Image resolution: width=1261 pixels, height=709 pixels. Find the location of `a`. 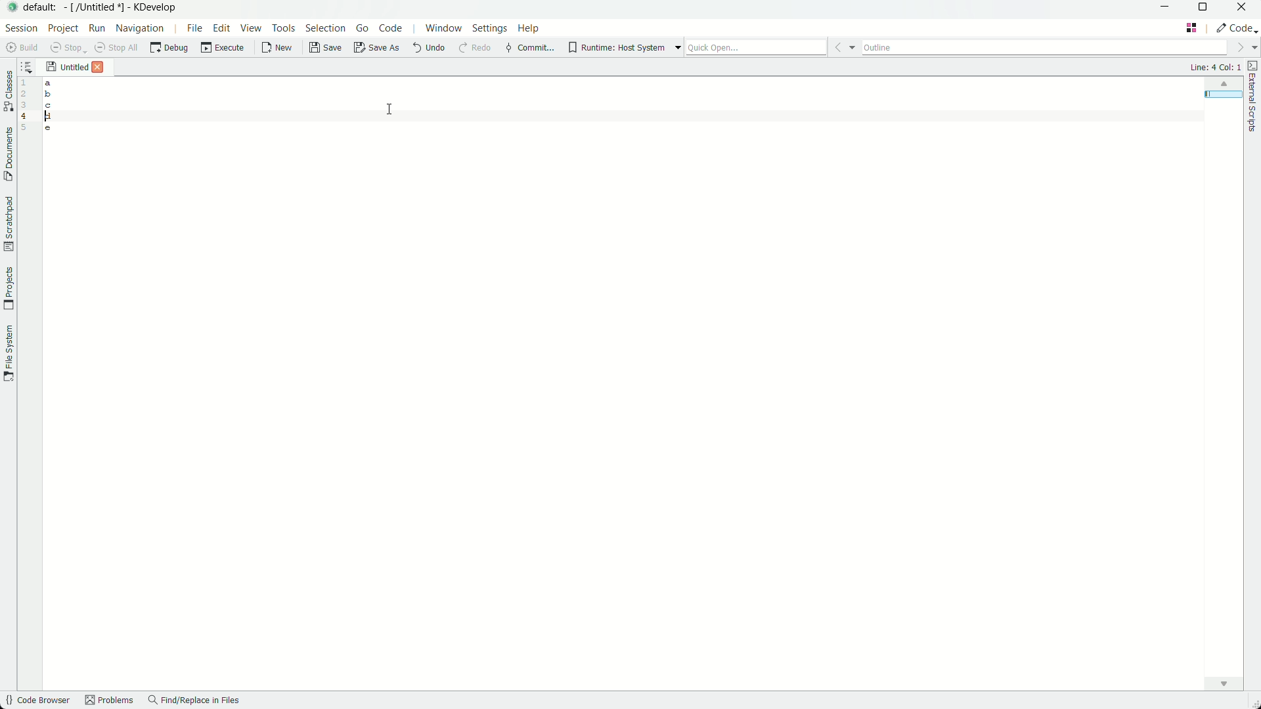

a is located at coordinates (49, 83).